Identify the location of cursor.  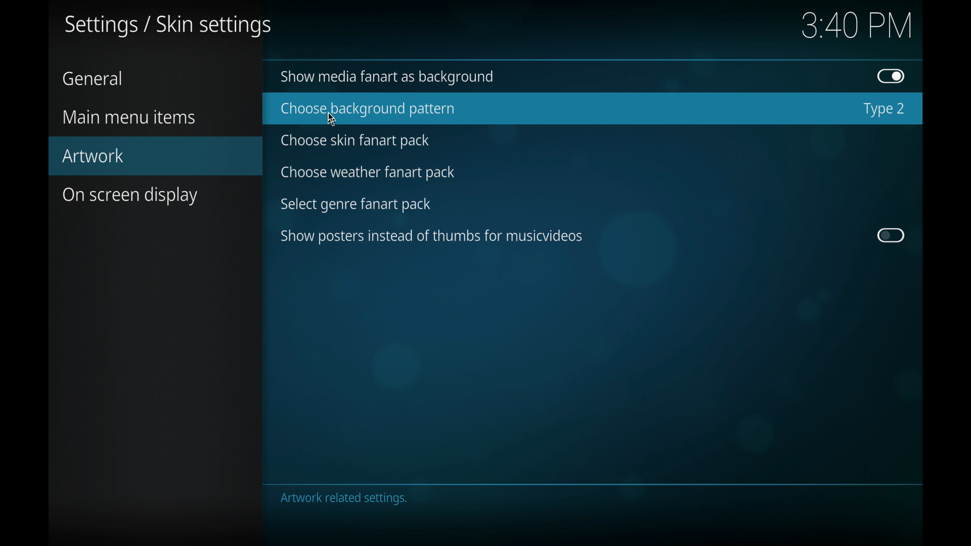
(332, 119).